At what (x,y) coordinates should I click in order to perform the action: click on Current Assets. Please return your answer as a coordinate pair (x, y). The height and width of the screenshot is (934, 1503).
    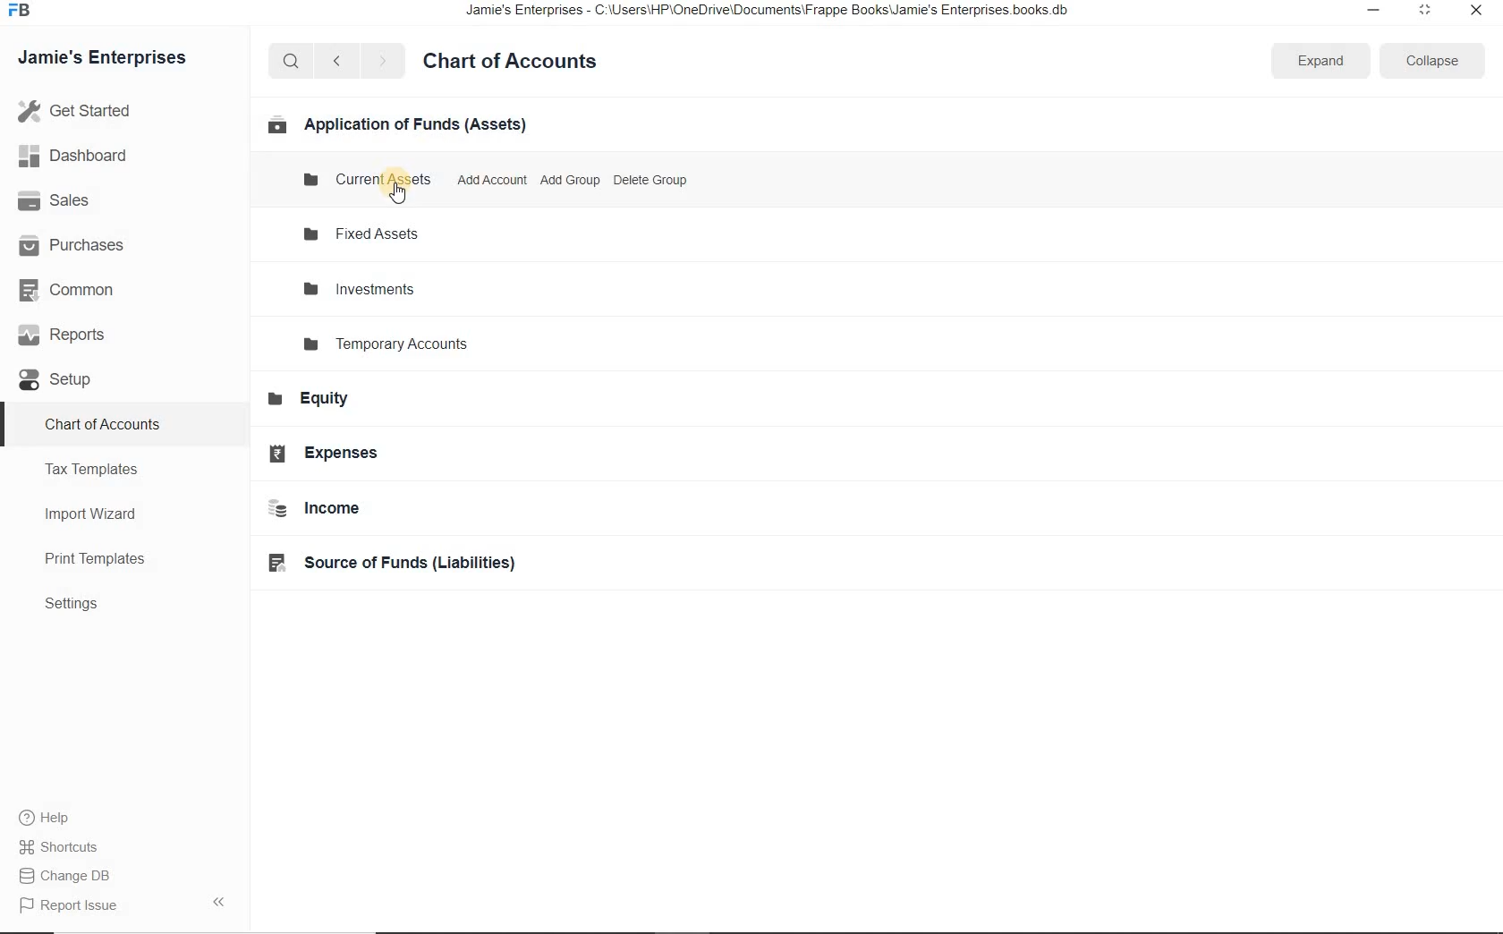
    Looking at the image, I should click on (367, 180).